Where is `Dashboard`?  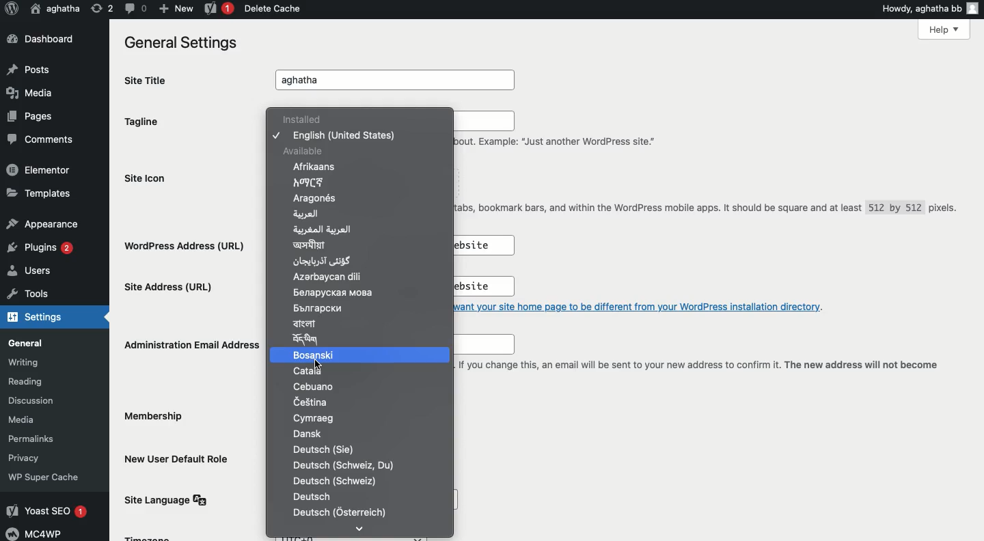 Dashboard is located at coordinates (39, 38).